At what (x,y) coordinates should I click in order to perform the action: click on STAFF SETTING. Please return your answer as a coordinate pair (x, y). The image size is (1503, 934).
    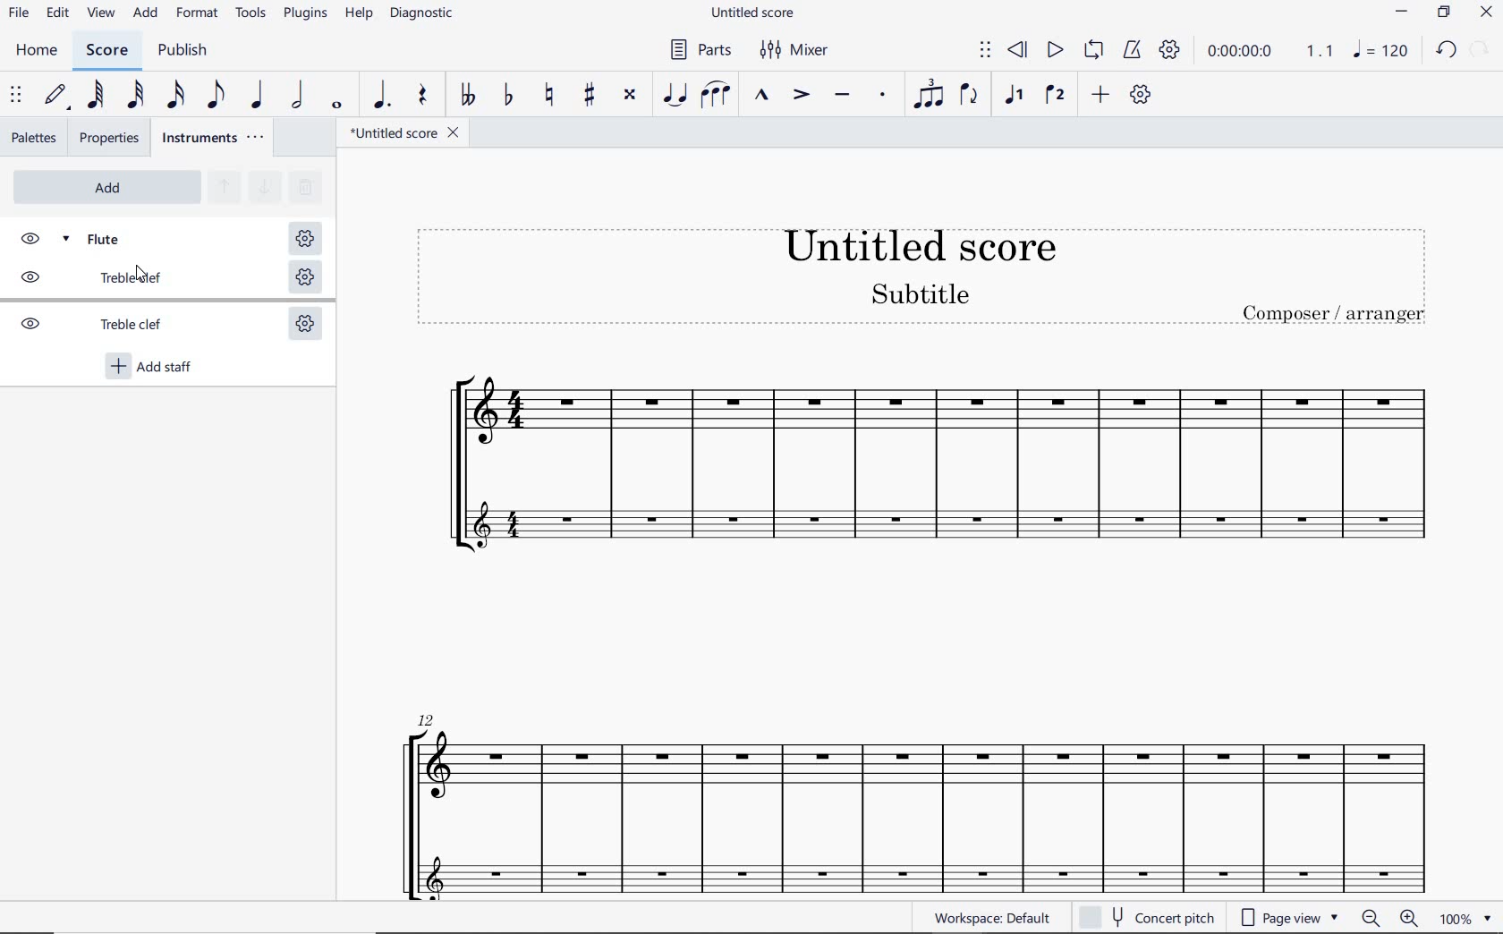
    Looking at the image, I should click on (304, 327).